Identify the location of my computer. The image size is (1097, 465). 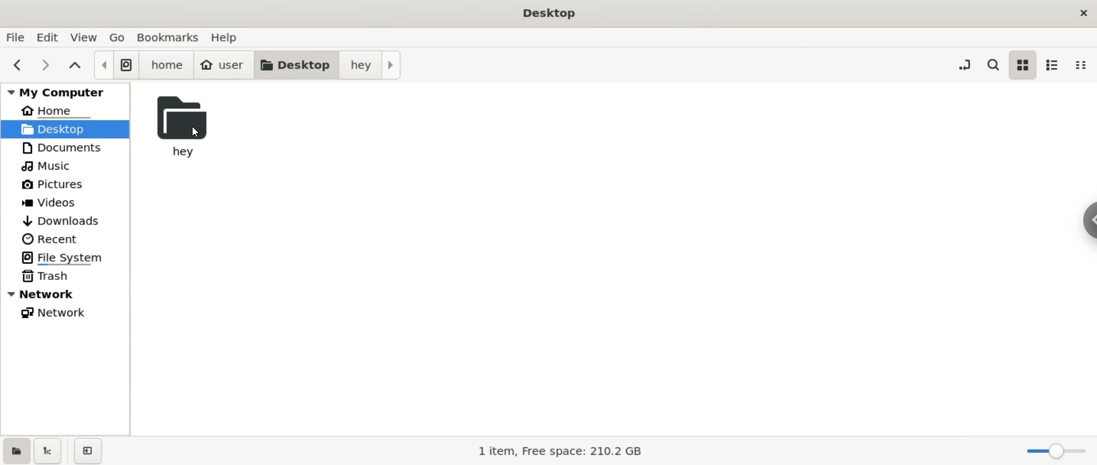
(65, 90).